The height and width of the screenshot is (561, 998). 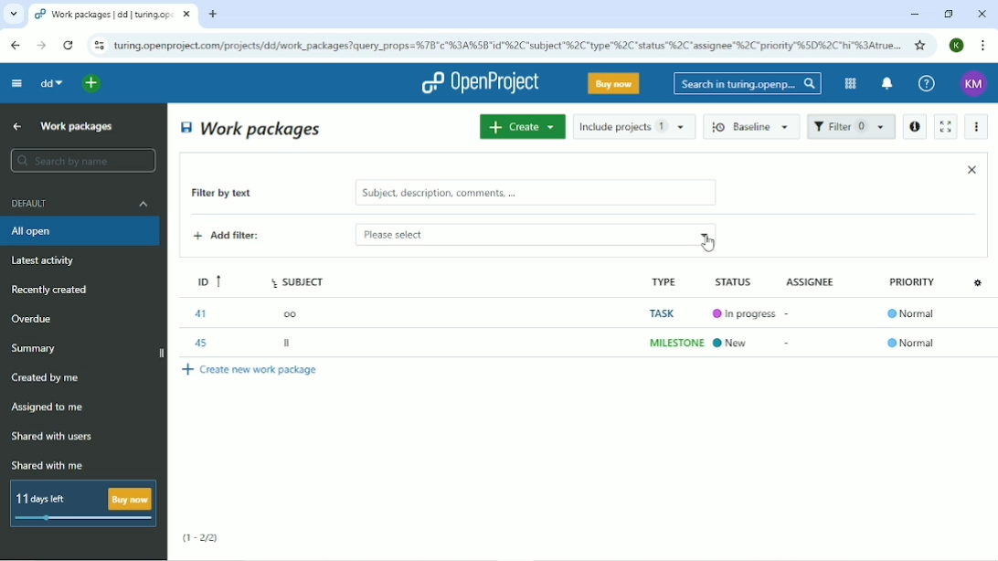 I want to click on New, so click(x=738, y=341).